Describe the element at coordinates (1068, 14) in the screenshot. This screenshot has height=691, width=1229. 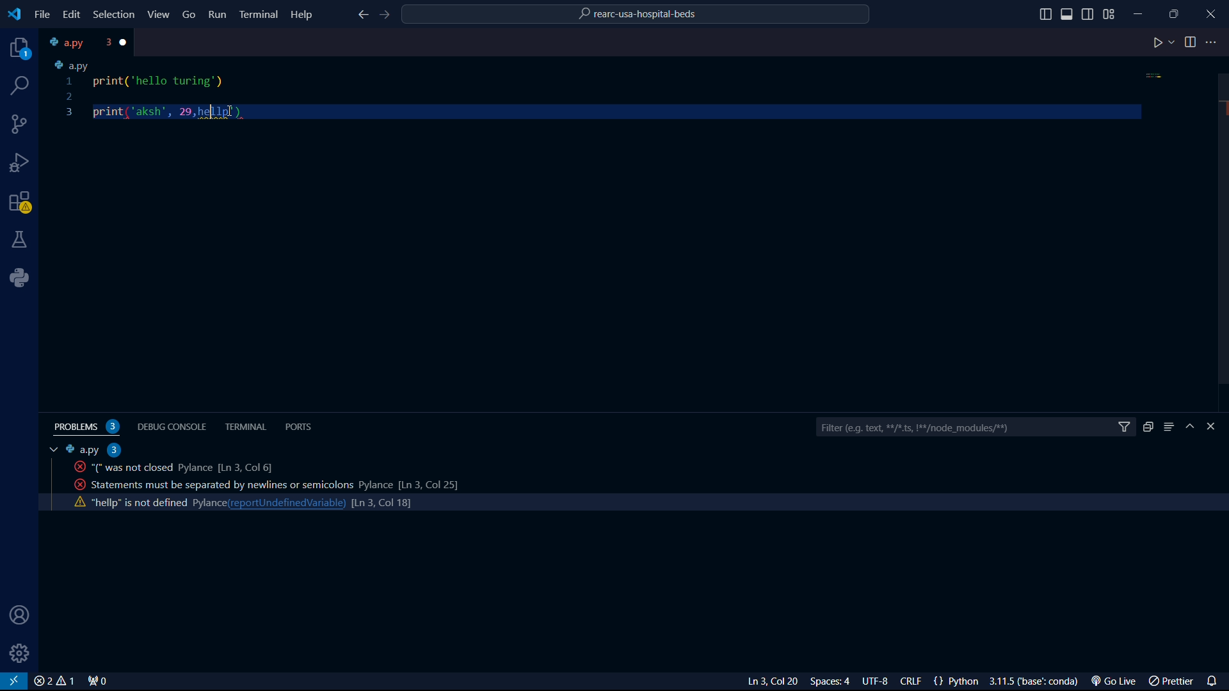
I see `toggle sidebar` at that location.